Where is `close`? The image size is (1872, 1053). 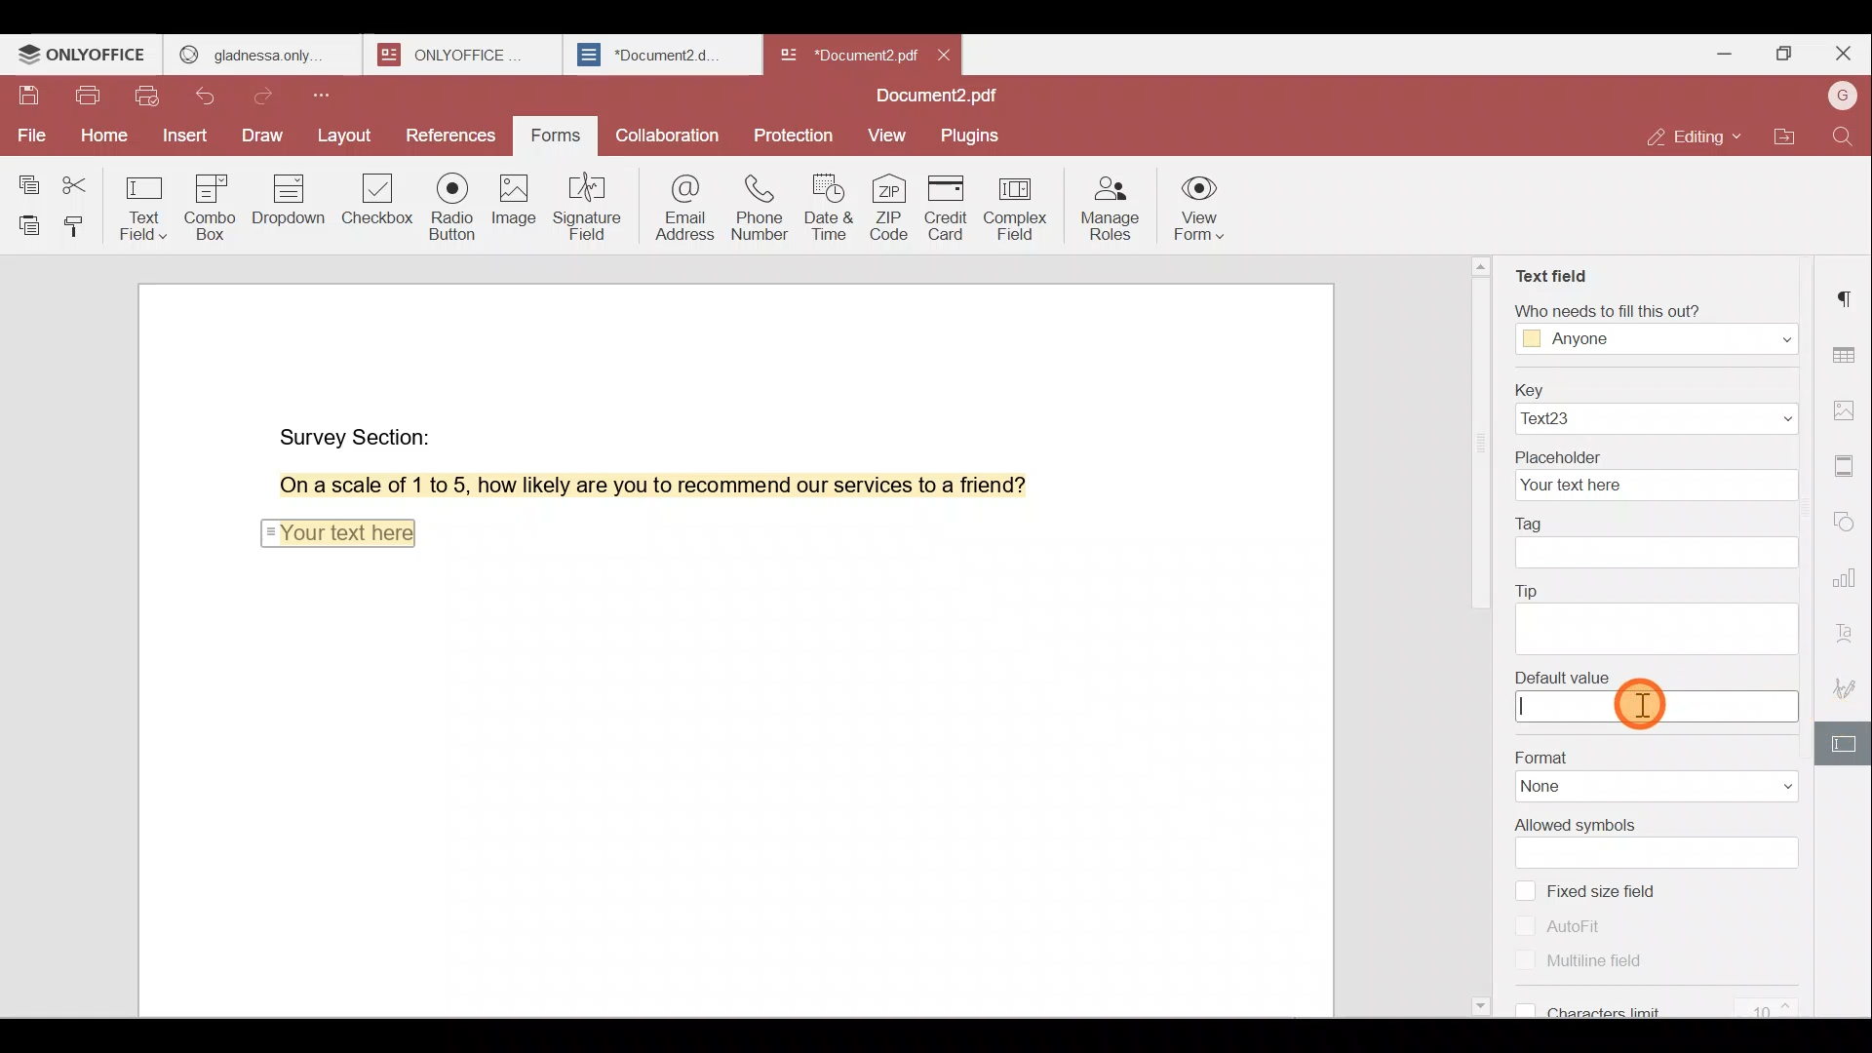
close is located at coordinates (944, 55).